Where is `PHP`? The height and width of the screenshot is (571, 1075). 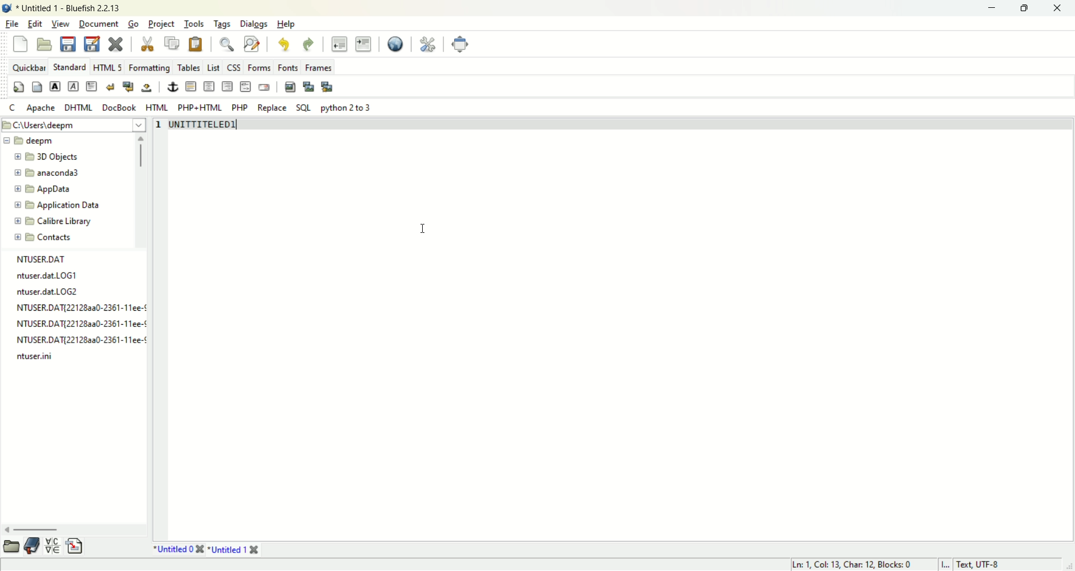 PHP is located at coordinates (239, 107).